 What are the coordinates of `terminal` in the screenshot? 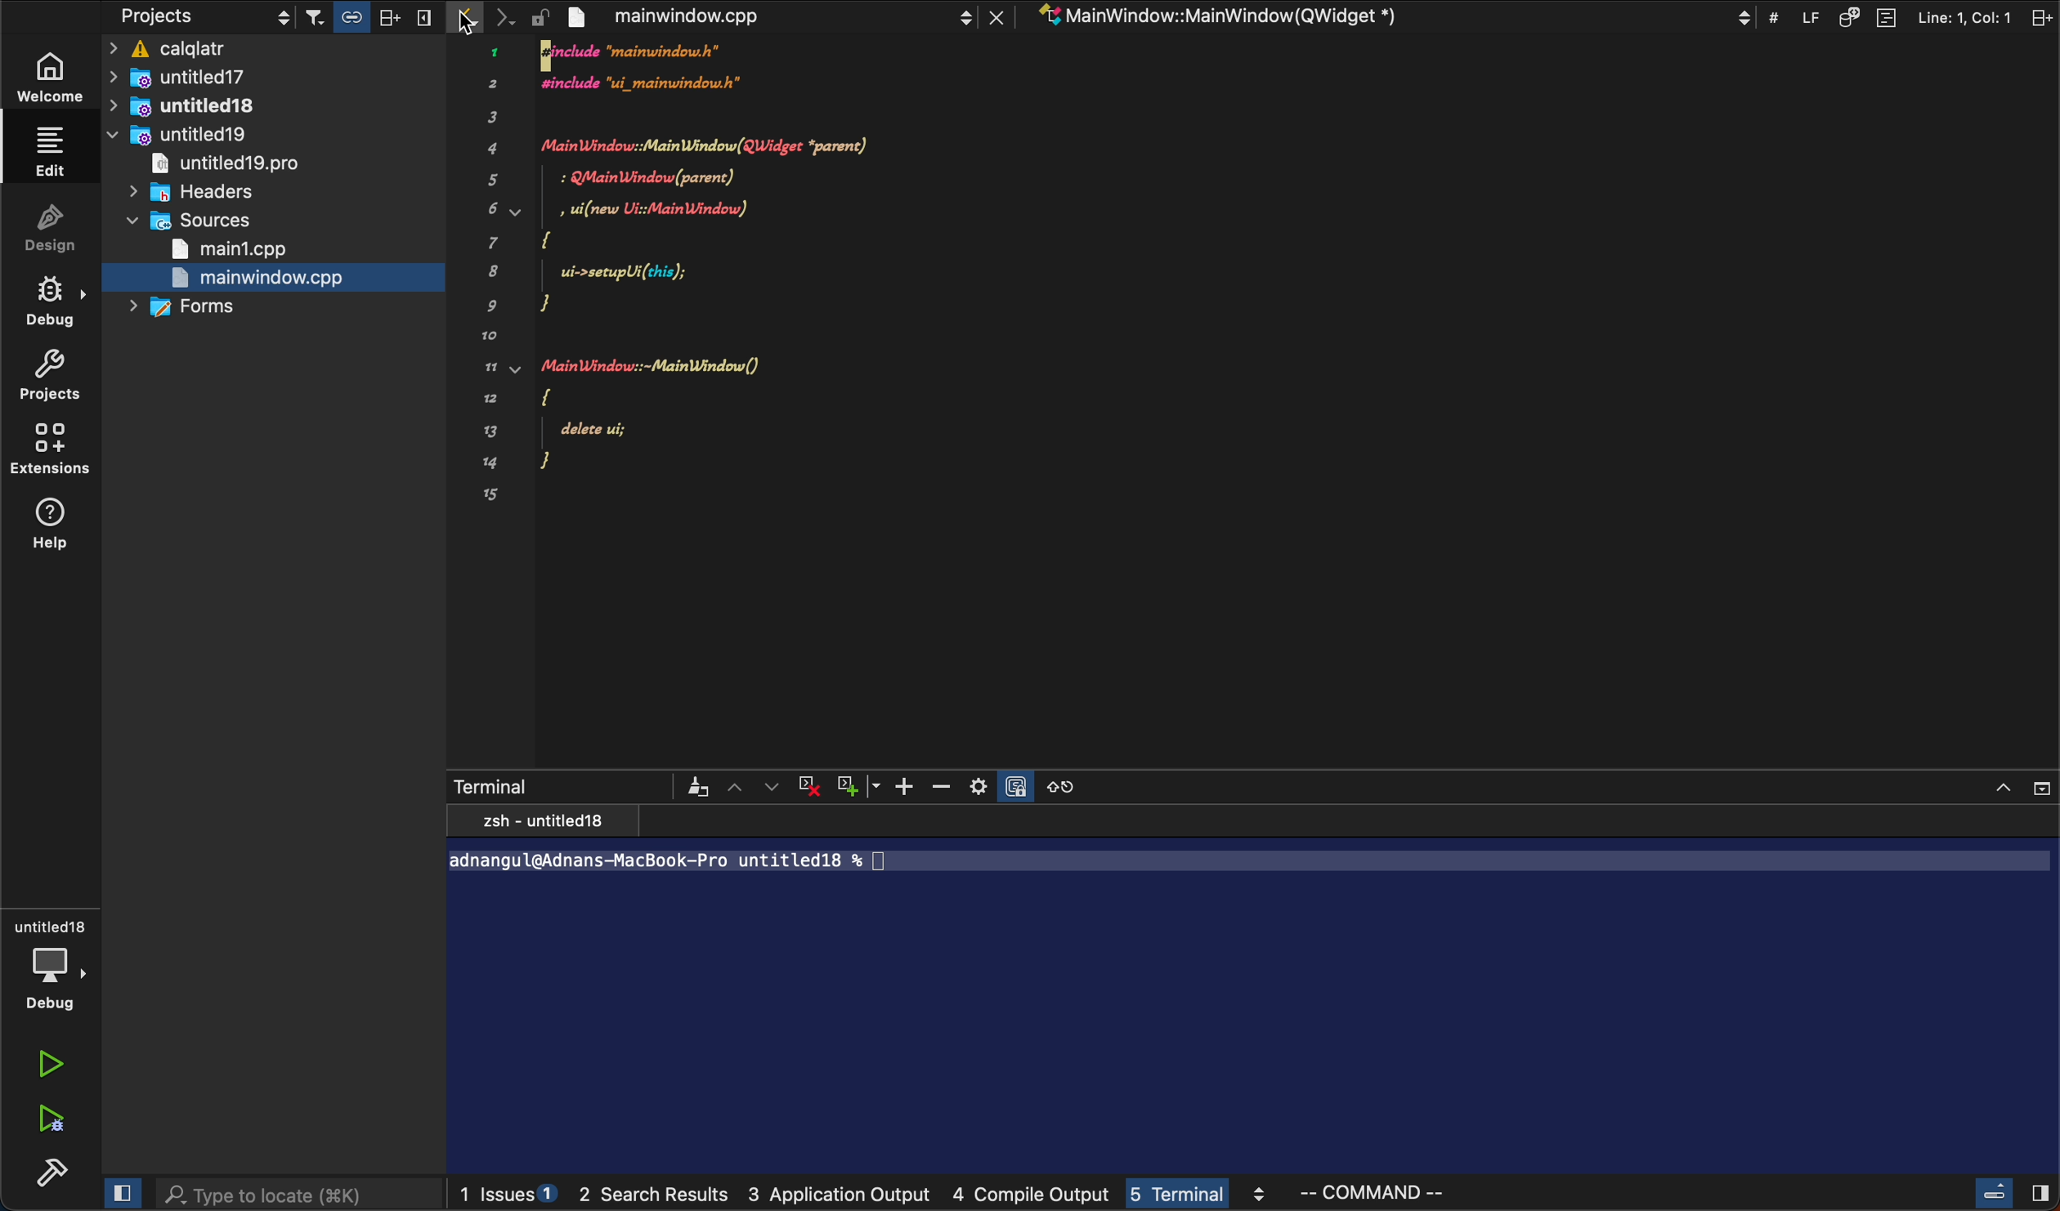 It's located at (553, 784).